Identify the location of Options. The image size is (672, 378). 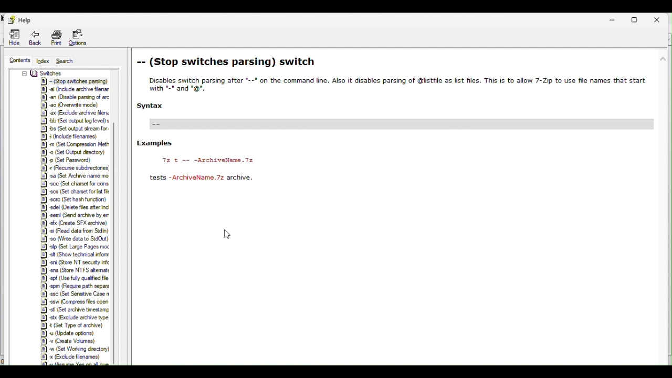
(80, 38).